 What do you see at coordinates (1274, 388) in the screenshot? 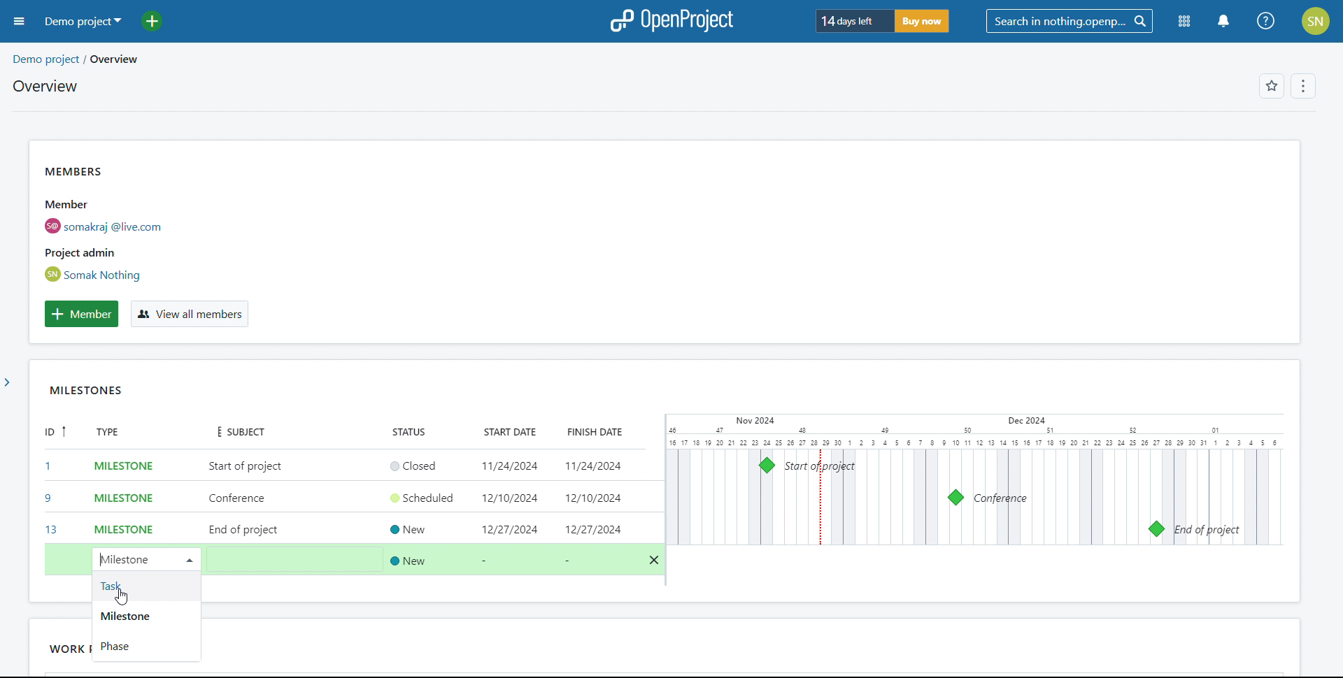
I see `widget options` at bounding box center [1274, 388].